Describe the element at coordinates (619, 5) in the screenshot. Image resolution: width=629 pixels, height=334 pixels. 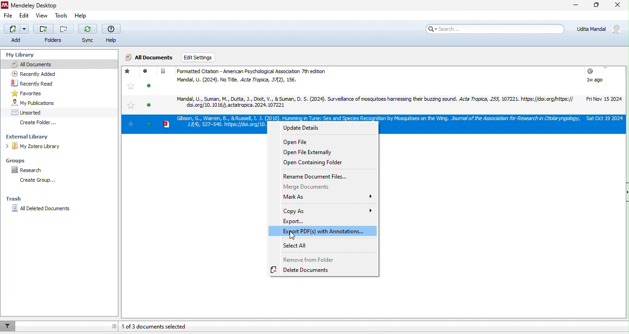
I see `close` at that location.